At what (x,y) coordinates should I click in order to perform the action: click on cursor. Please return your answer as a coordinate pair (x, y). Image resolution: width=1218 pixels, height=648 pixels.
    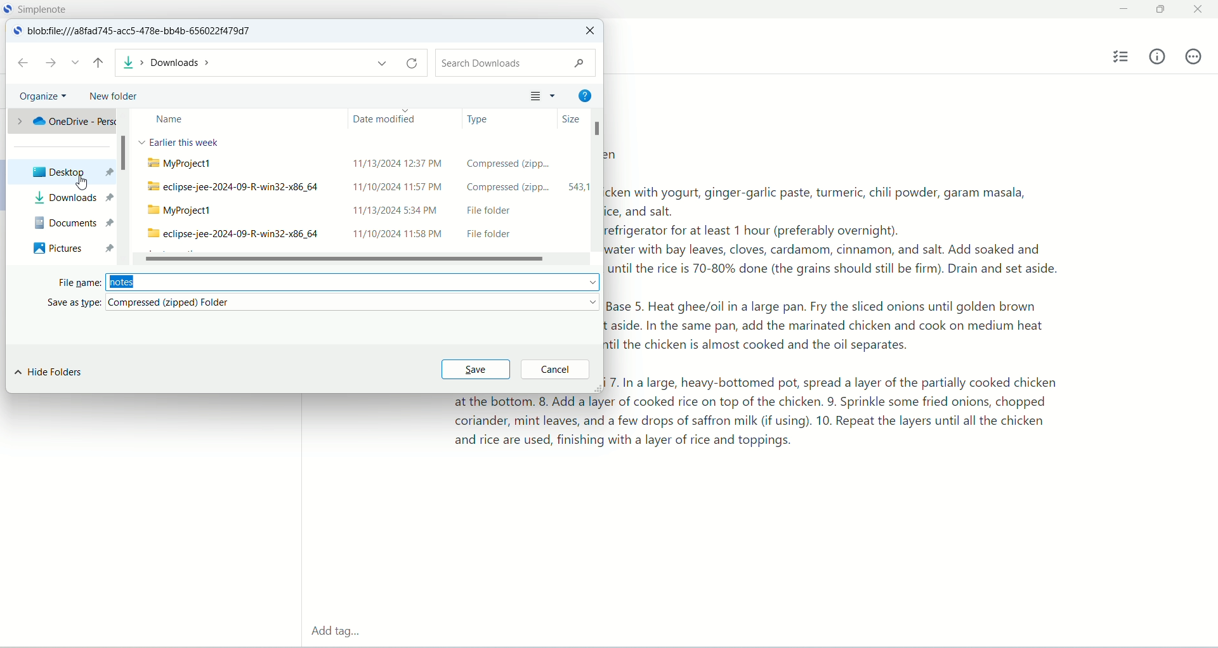
    Looking at the image, I should click on (79, 184).